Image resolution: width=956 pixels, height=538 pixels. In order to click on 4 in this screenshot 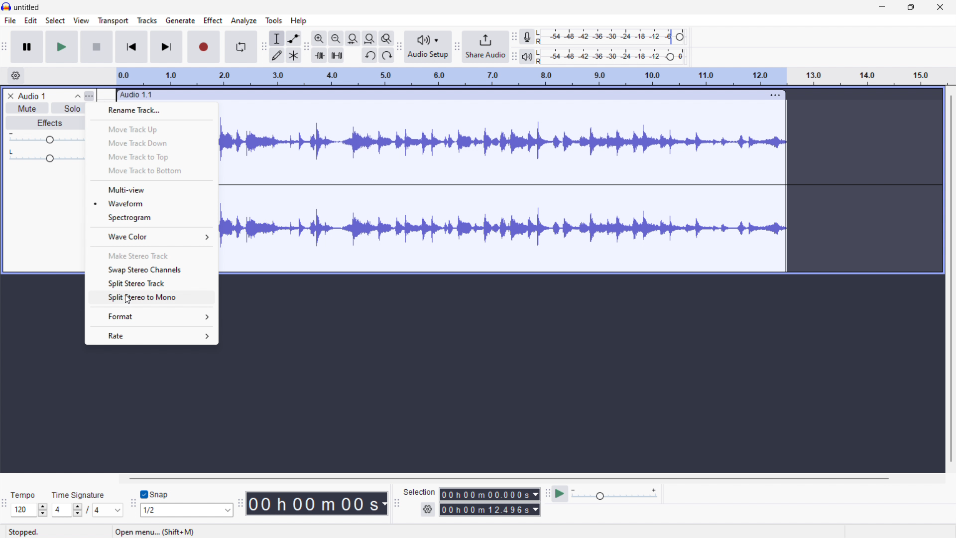, I will do `click(59, 510)`.